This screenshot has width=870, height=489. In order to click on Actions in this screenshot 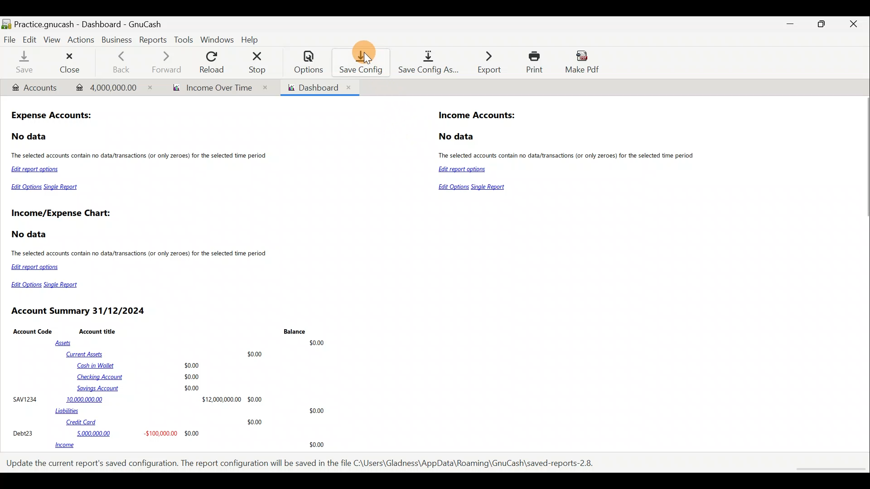, I will do `click(83, 42)`.